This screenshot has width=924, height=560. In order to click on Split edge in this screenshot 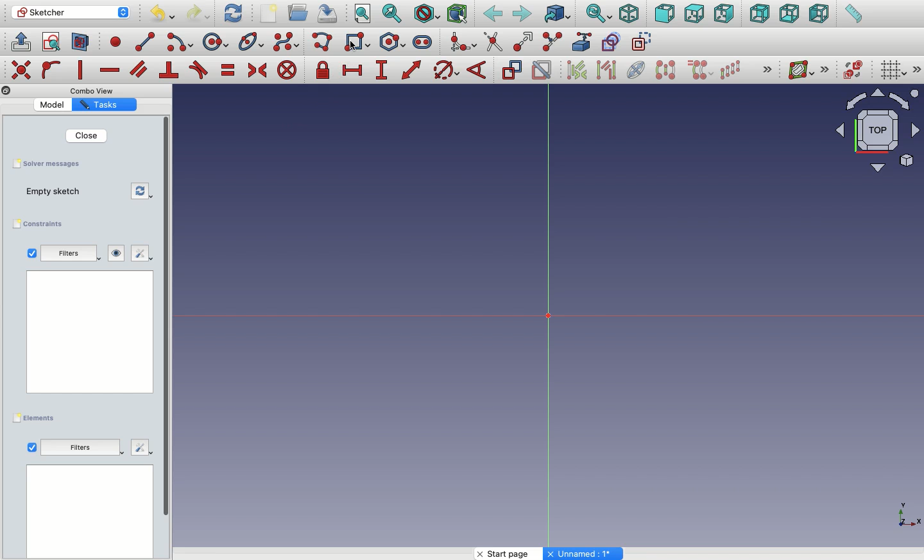, I will do `click(552, 42)`.